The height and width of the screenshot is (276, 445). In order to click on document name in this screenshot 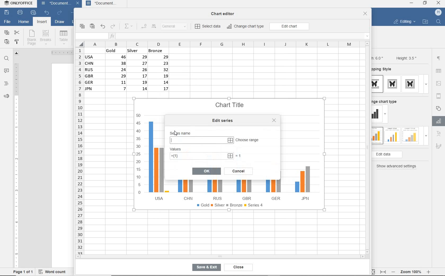, I will do `click(55, 4)`.